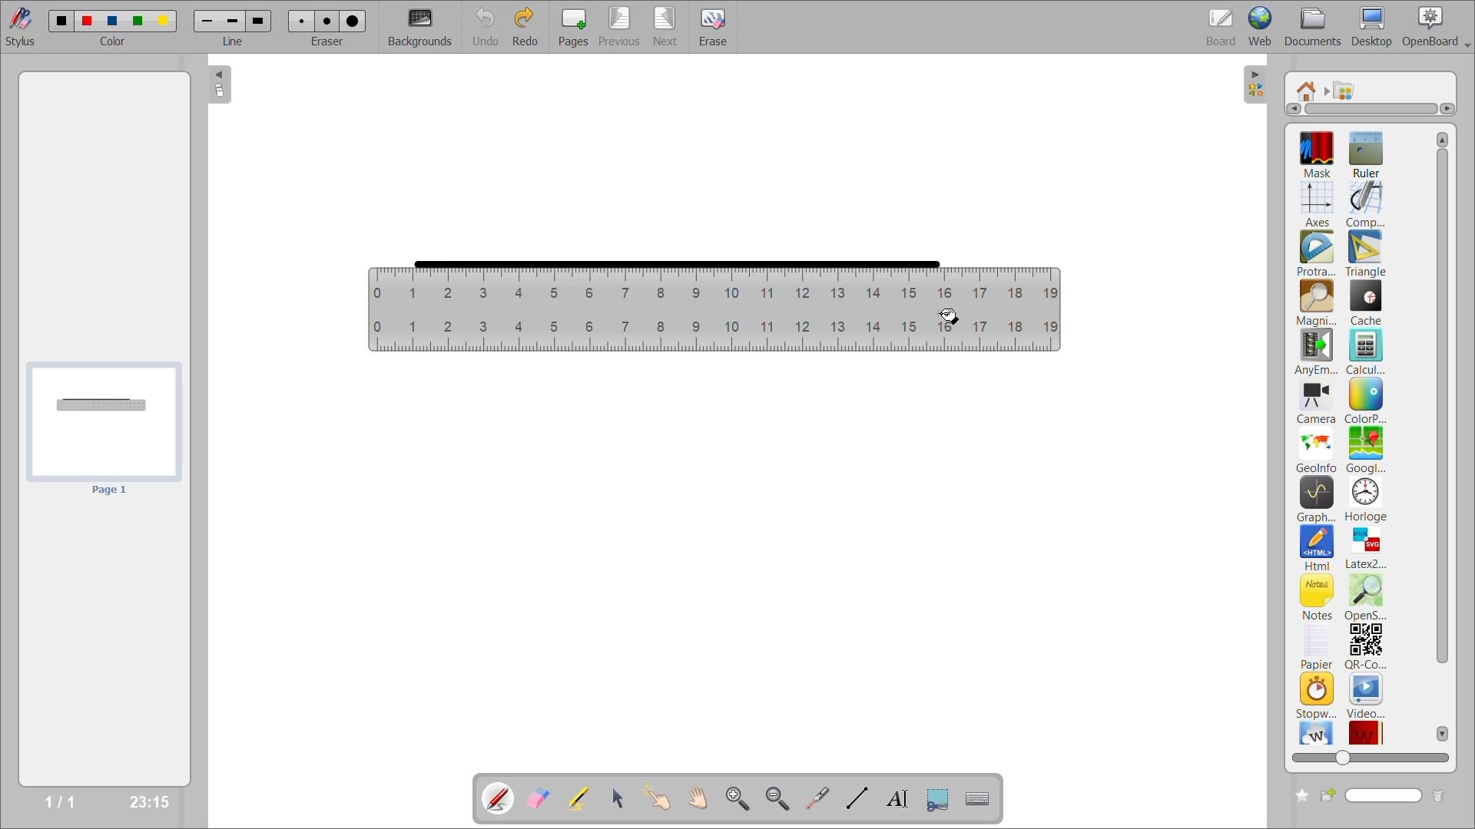 This screenshot has width=1475, height=829. Describe the element at coordinates (1316, 732) in the screenshot. I see `wikipedia` at that location.